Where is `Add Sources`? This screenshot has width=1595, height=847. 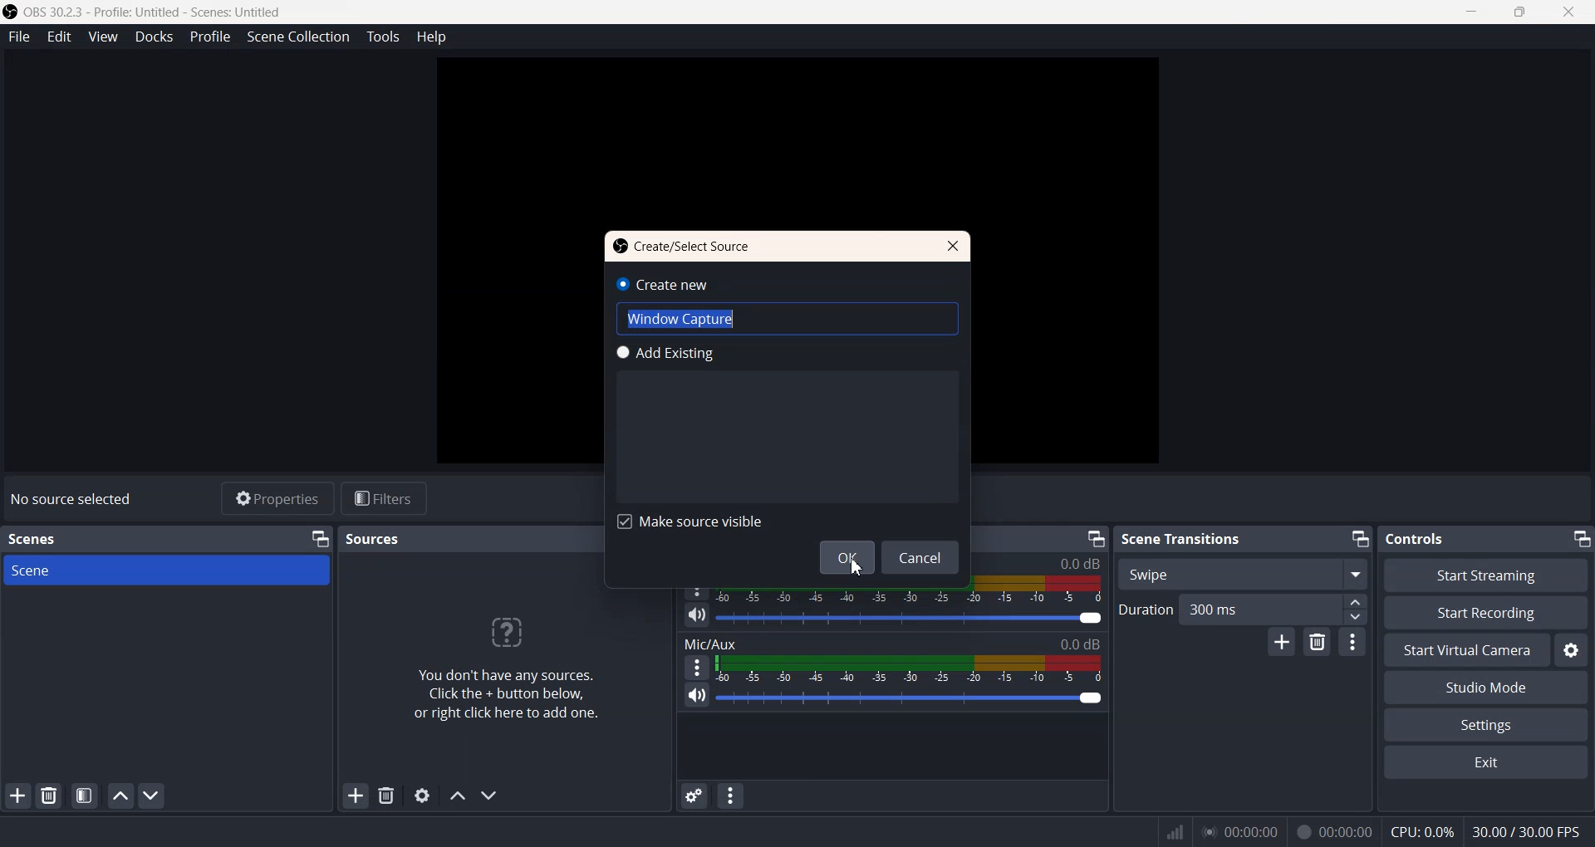
Add Sources is located at coordinates (356, 795).